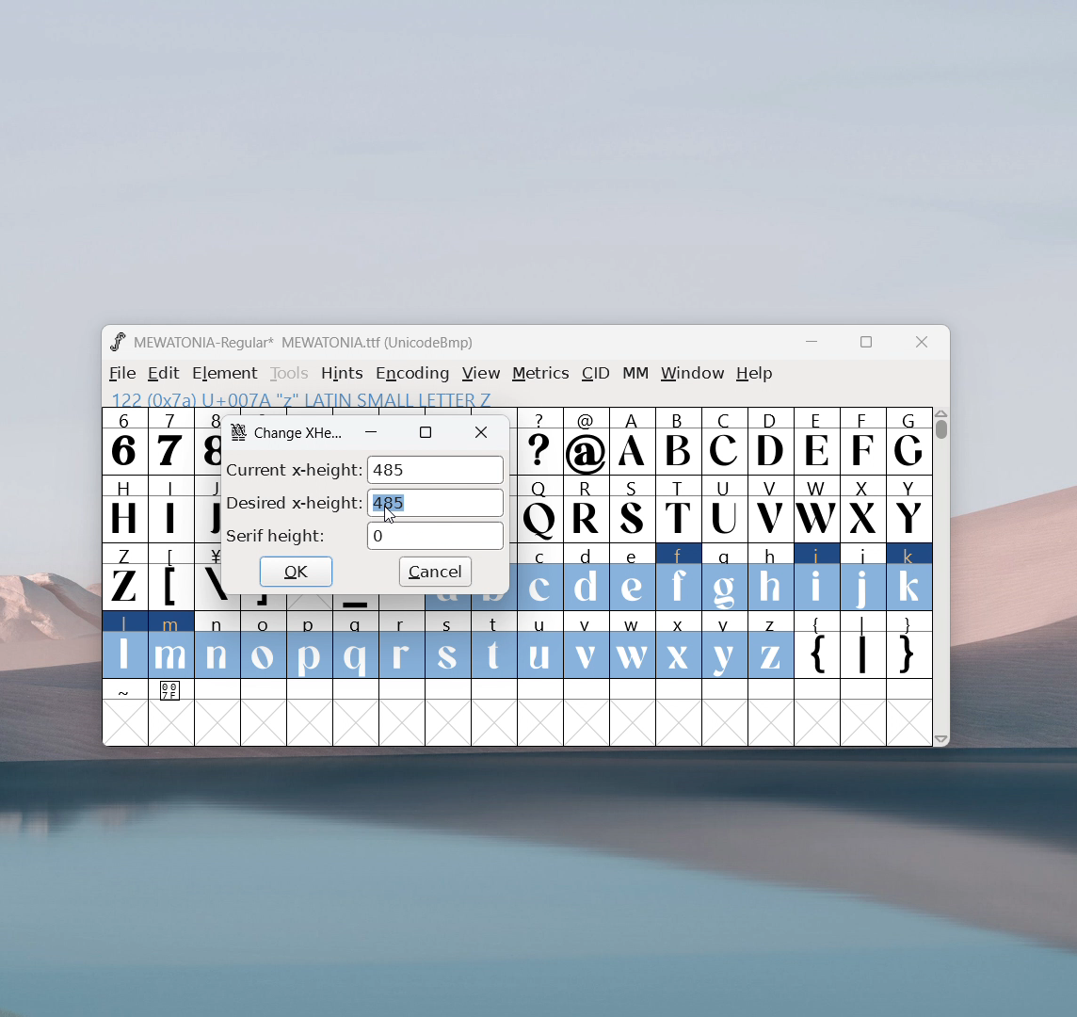  Describe the element at coordinates (300, 434) in the screenshot. I see `change x-height dialoguebox` at that location.